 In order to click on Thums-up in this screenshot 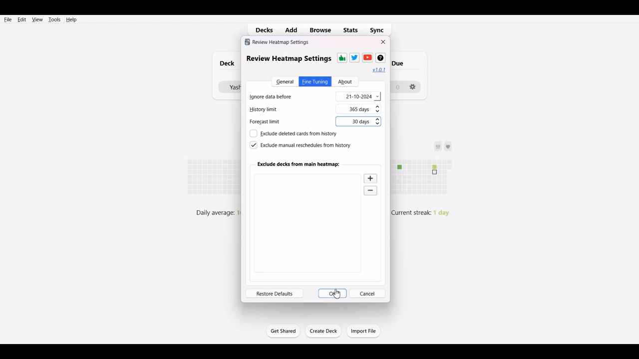, I will do `click(341, 58)`.